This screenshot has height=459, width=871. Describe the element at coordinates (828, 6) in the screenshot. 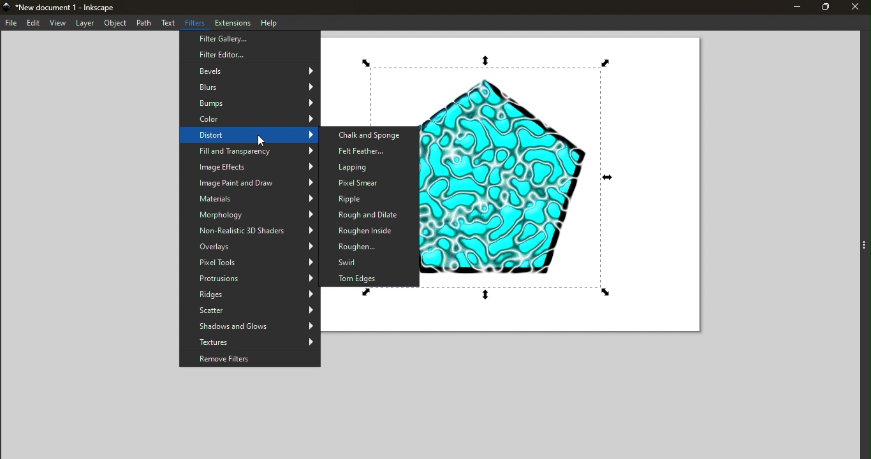

I see `Maximize` at that location.